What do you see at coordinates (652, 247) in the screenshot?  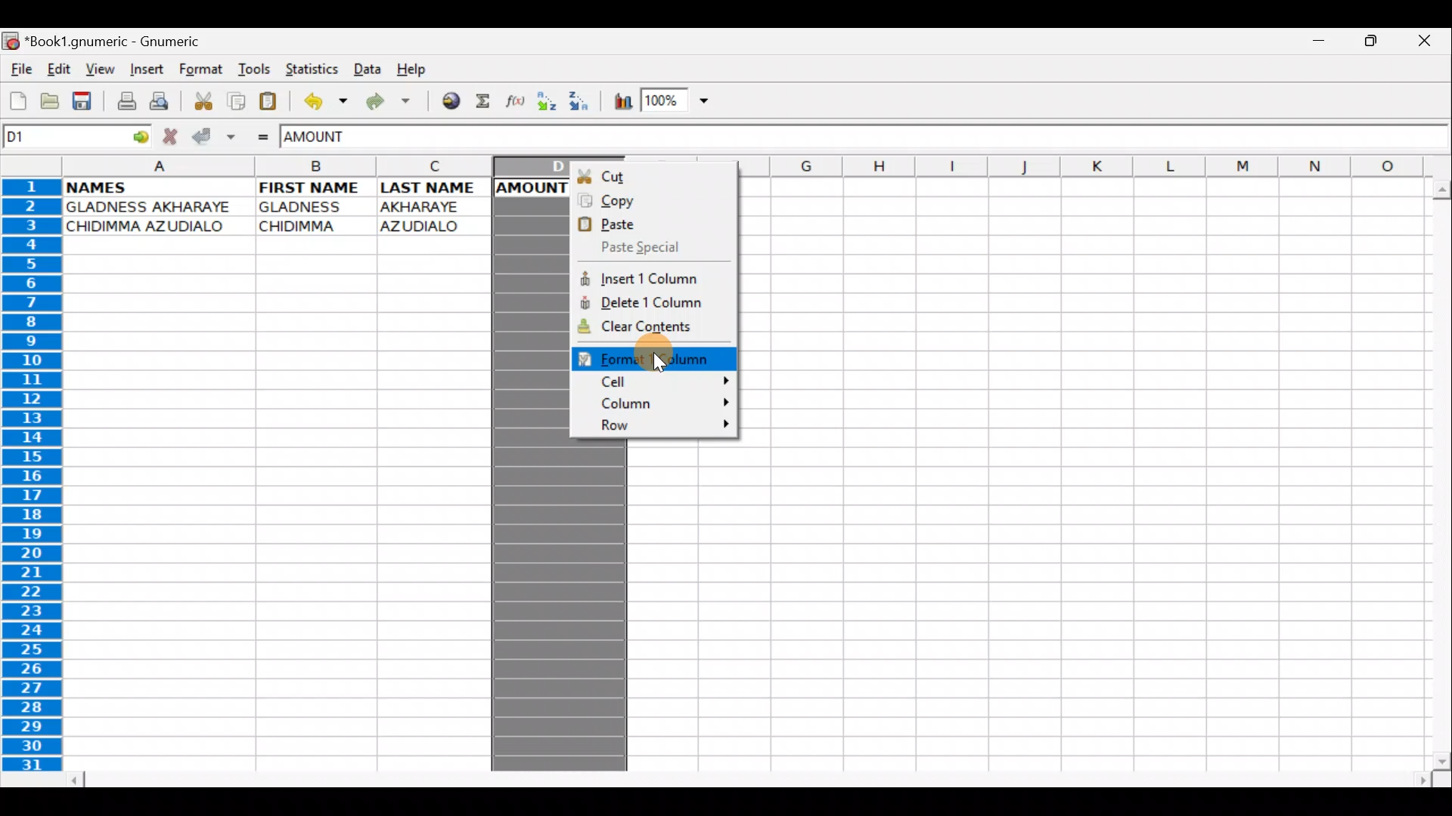 I see `Paste special` at bounding box center [652, 247].